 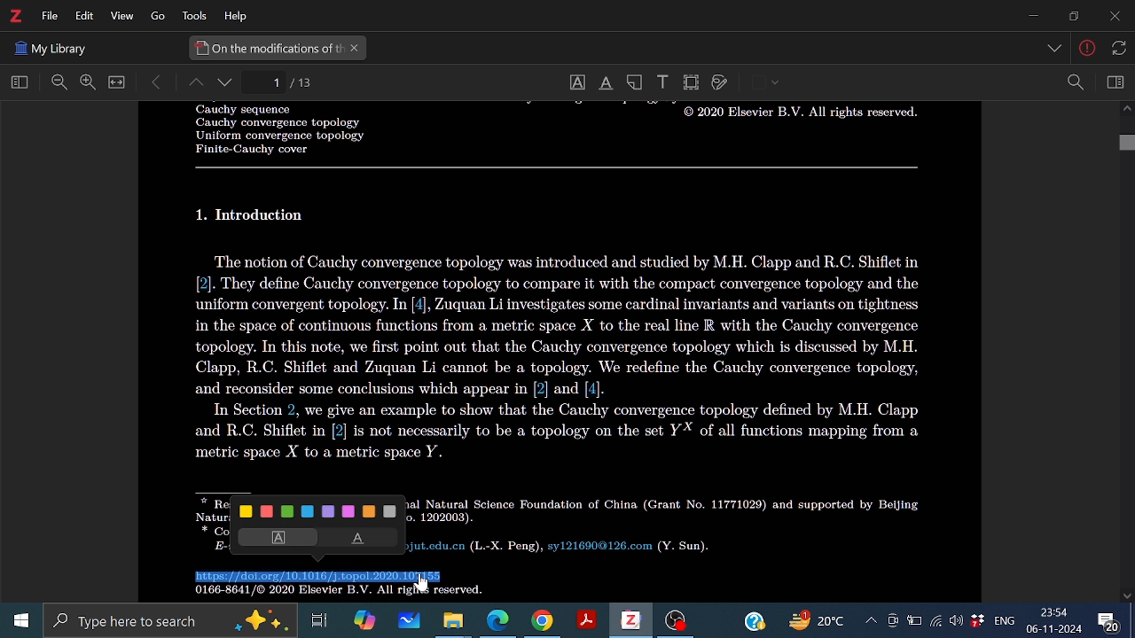 I want to click on Type here to serach, so click(x=168, y=621).